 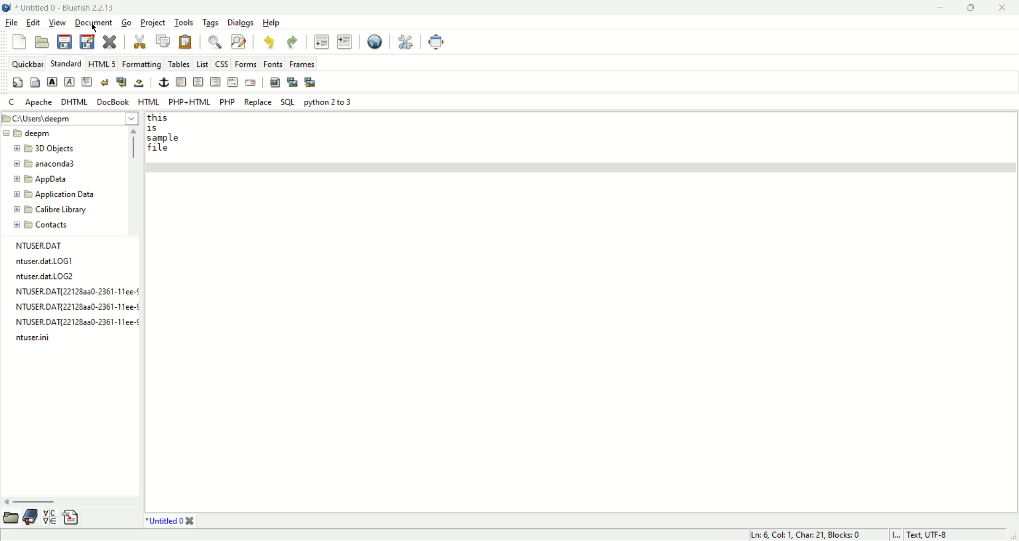 What do you see at coordinates (1005, 9) in the screenshot?
I see `close` at bounding box center [1005, 9].